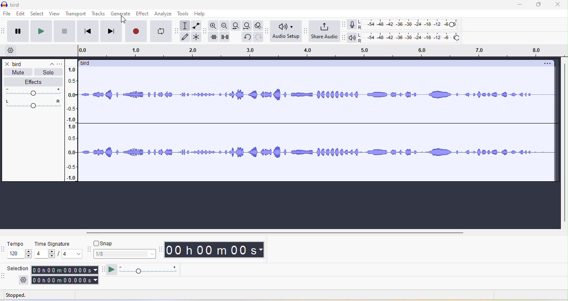 The width and height of the screenshot is (568, 301). Describe the element at coordinates (135, 32) in the screenshot. I see `record` at that location.